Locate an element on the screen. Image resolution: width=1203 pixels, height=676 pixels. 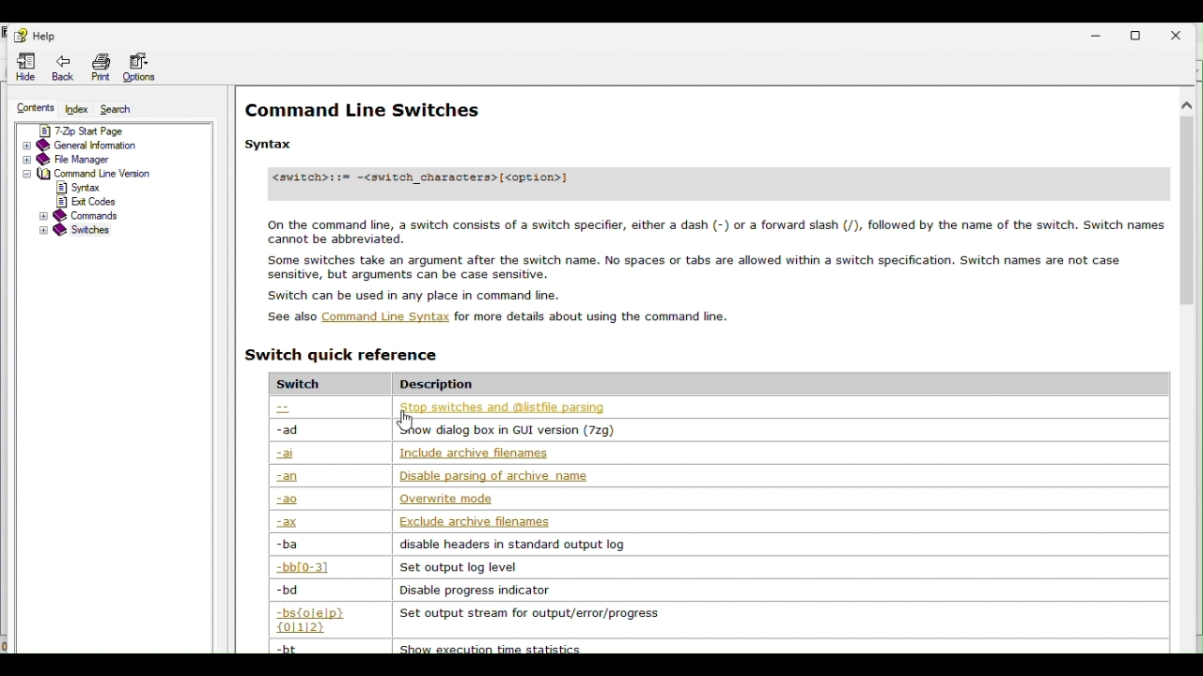
Commands is located at coordinates (89, 215).